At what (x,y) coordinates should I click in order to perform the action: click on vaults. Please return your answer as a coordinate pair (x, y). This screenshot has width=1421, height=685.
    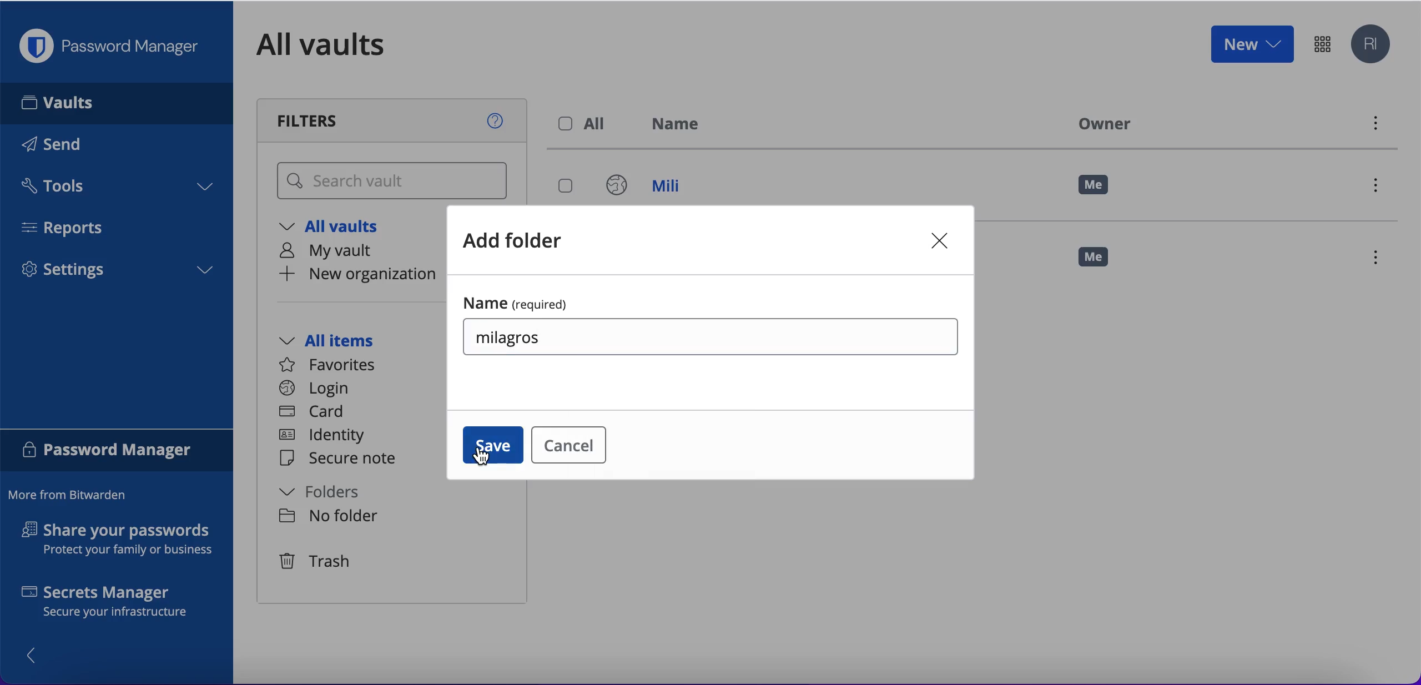
    Looking at the image, I should click on (117, 103).